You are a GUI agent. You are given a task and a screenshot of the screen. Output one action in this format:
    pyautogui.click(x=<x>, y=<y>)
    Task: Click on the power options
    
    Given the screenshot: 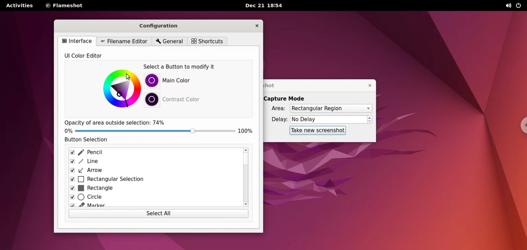 What is the action you would take?
    pyautogui.click(x=520, y=6)
    